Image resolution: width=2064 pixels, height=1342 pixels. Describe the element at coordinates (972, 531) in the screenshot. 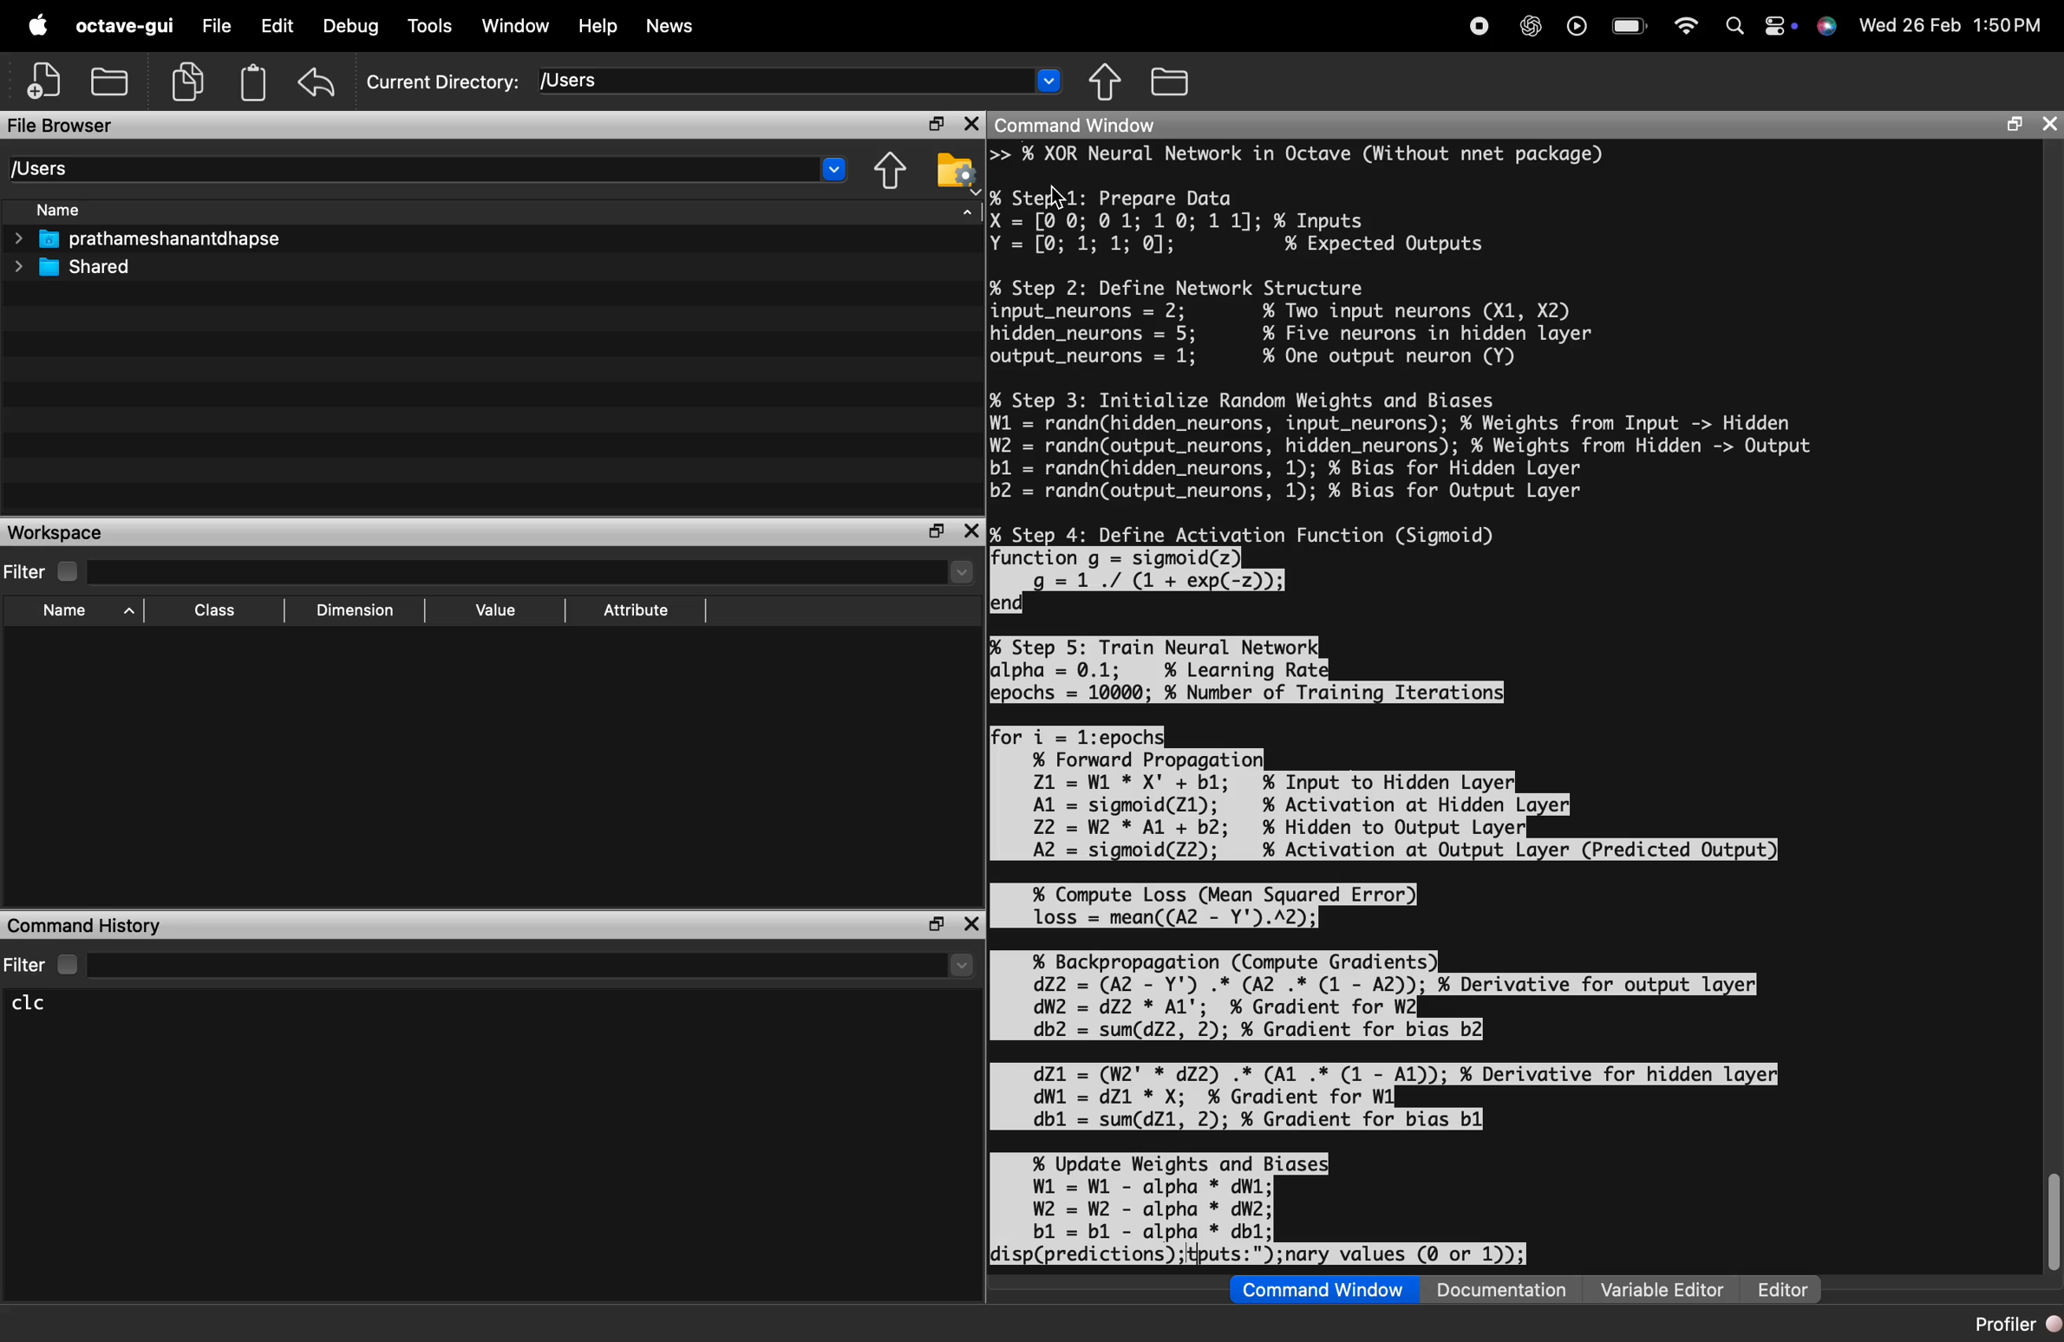

I see `close` at that location.